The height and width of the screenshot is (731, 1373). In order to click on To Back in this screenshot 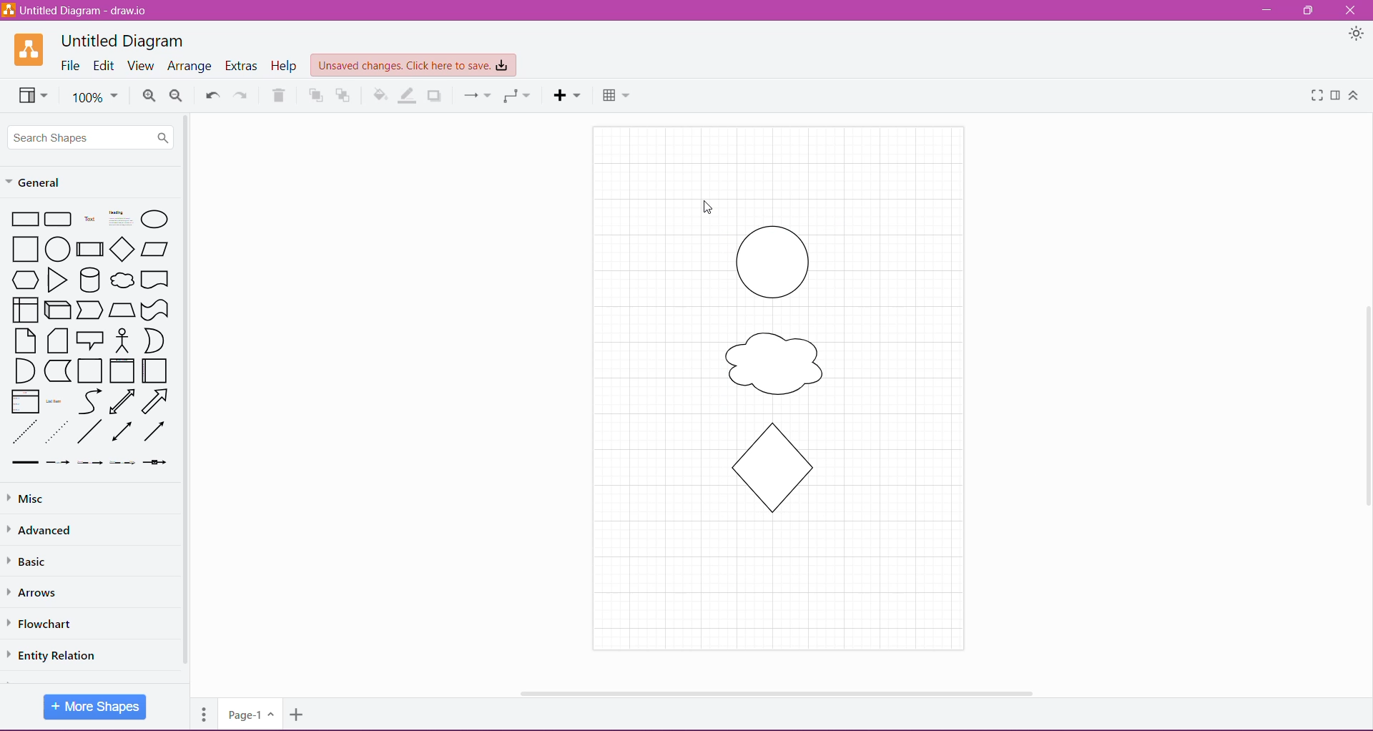, I will do `click(345, 95)`.